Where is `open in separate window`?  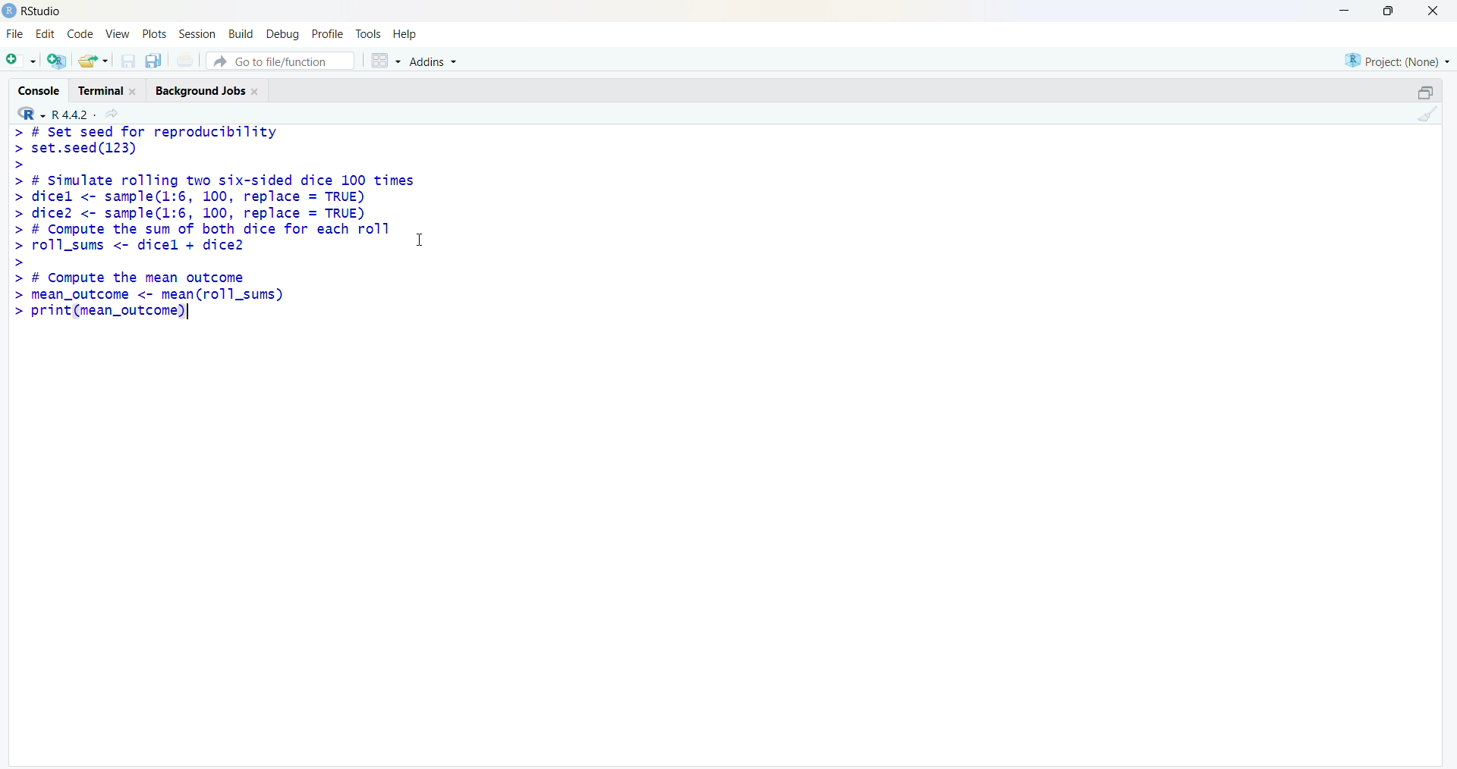
open in separate window is located at coordinates (1427, 93).